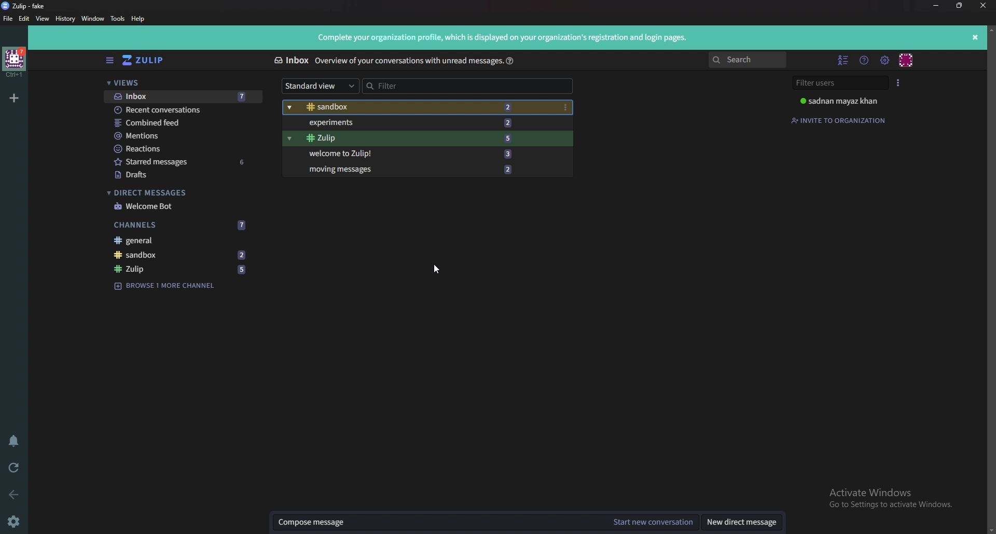  Describe the element at coordinates (92, 19) in the screenshot. I see `window` at that location.